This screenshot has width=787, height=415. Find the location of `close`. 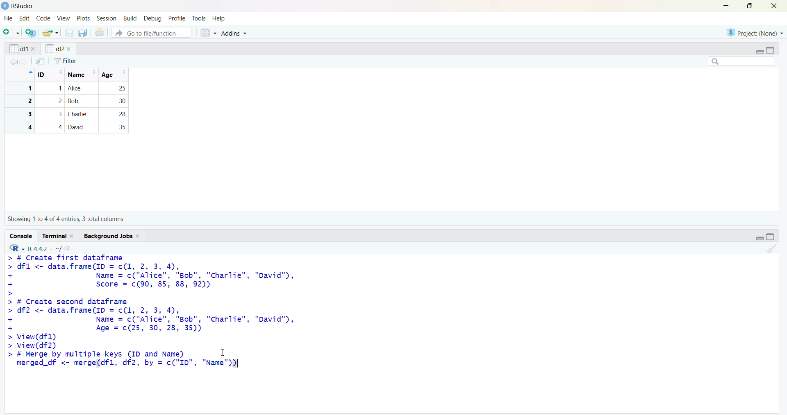

close is located at coordinates (73, 236).